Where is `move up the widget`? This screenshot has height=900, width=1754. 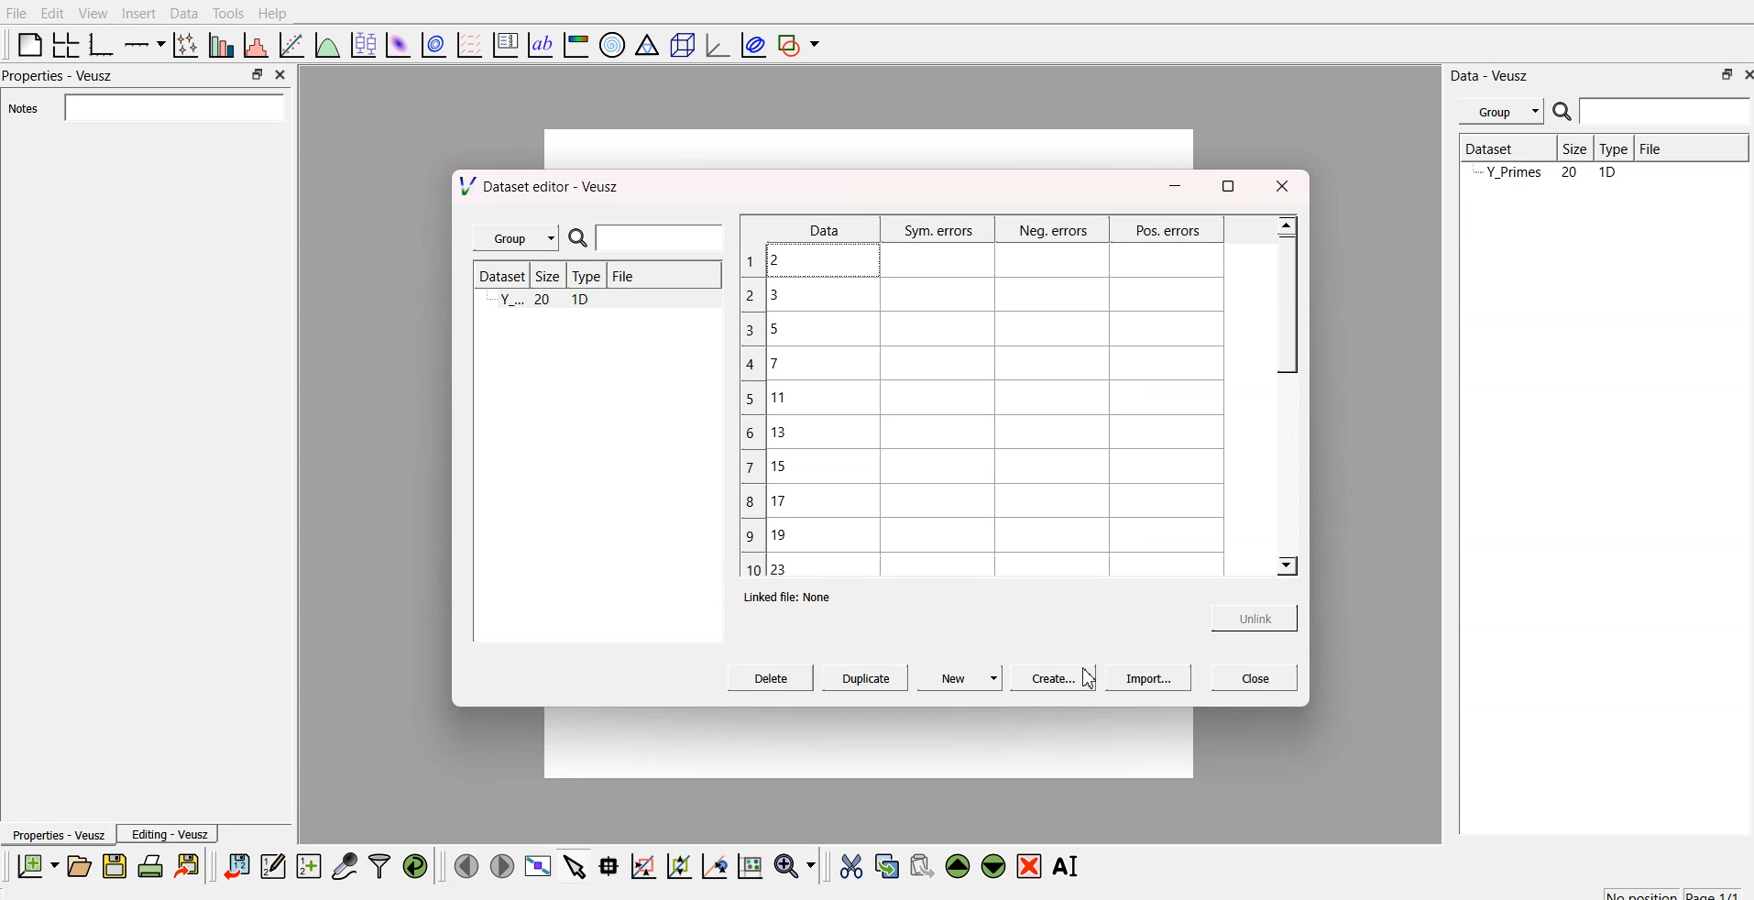 move up the widget is located at coordinates (956, 865).